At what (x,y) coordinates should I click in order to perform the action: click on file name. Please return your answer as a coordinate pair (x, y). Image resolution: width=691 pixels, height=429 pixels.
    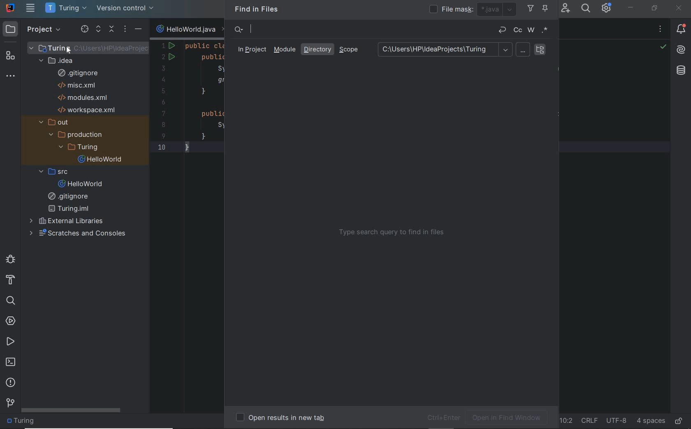
    Looking at the image, I should click on (83, 184).